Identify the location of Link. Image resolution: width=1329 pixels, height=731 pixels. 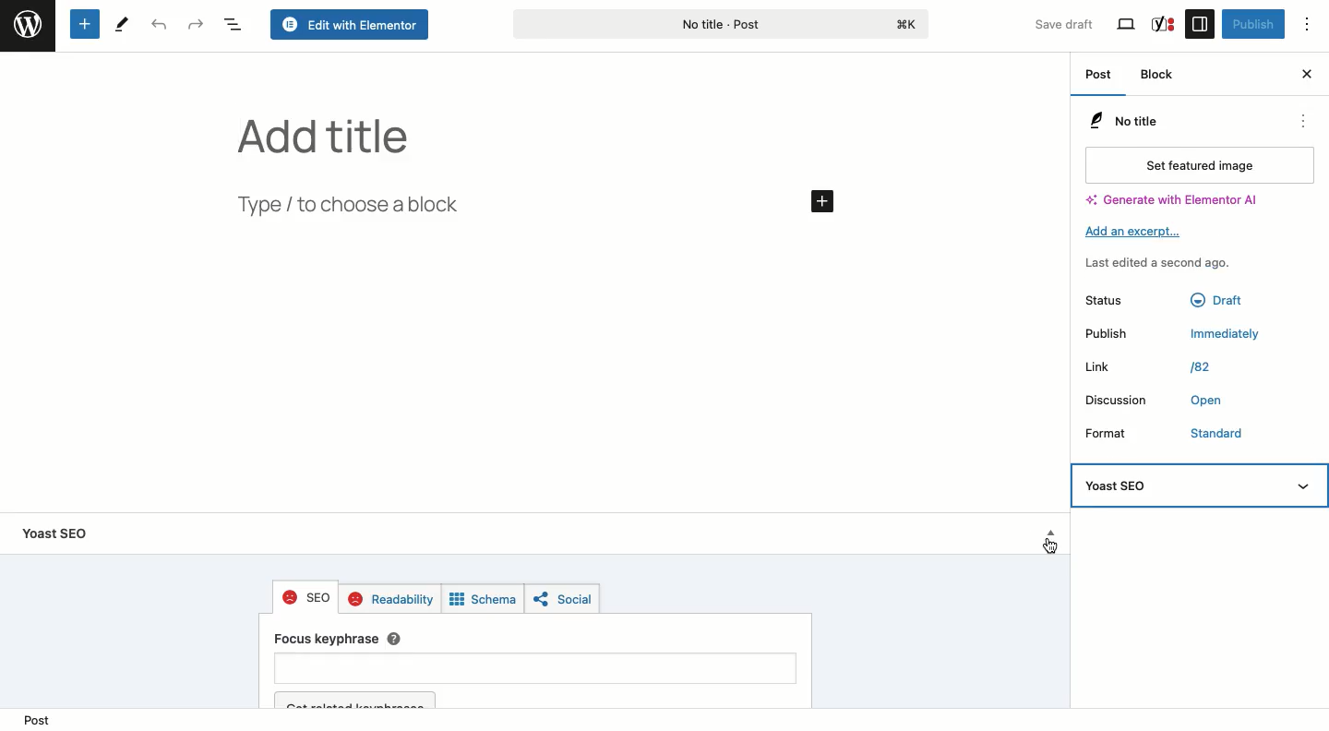
(1100, 367).